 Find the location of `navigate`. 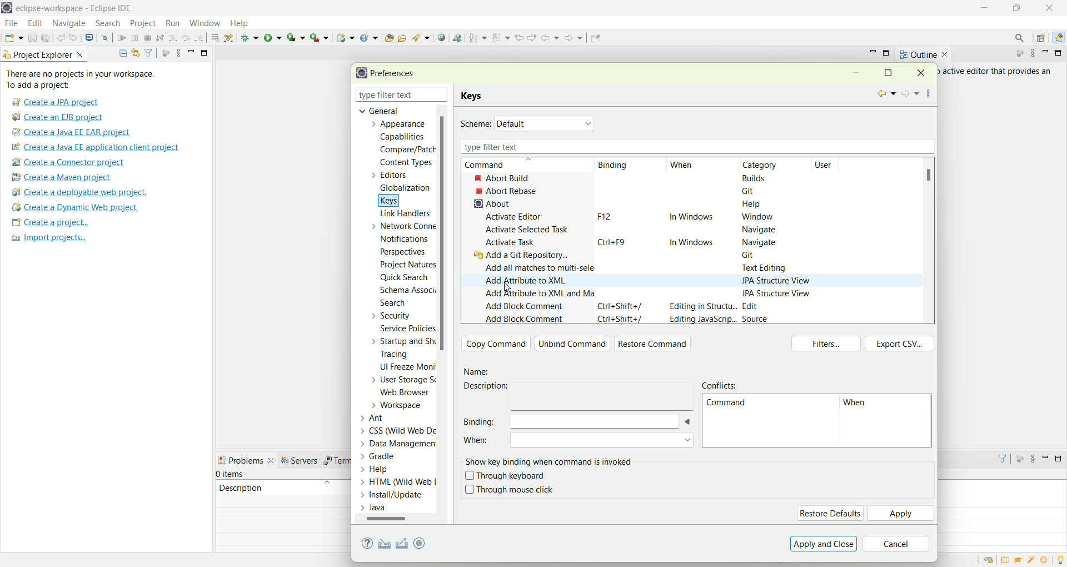

navigate is located at coordinates (756, 230).